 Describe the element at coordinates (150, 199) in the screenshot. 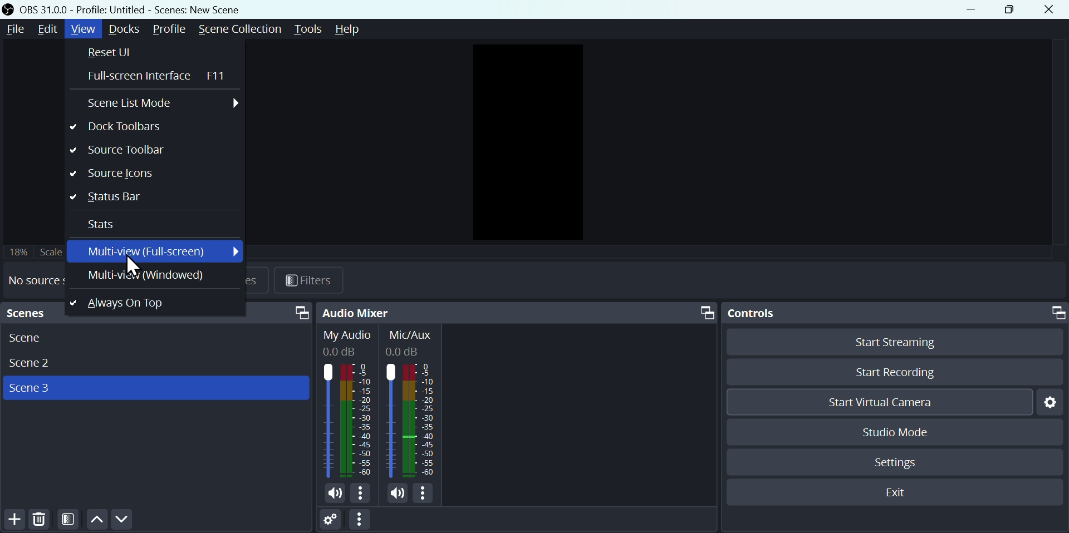

I see `Status bar` at that location.